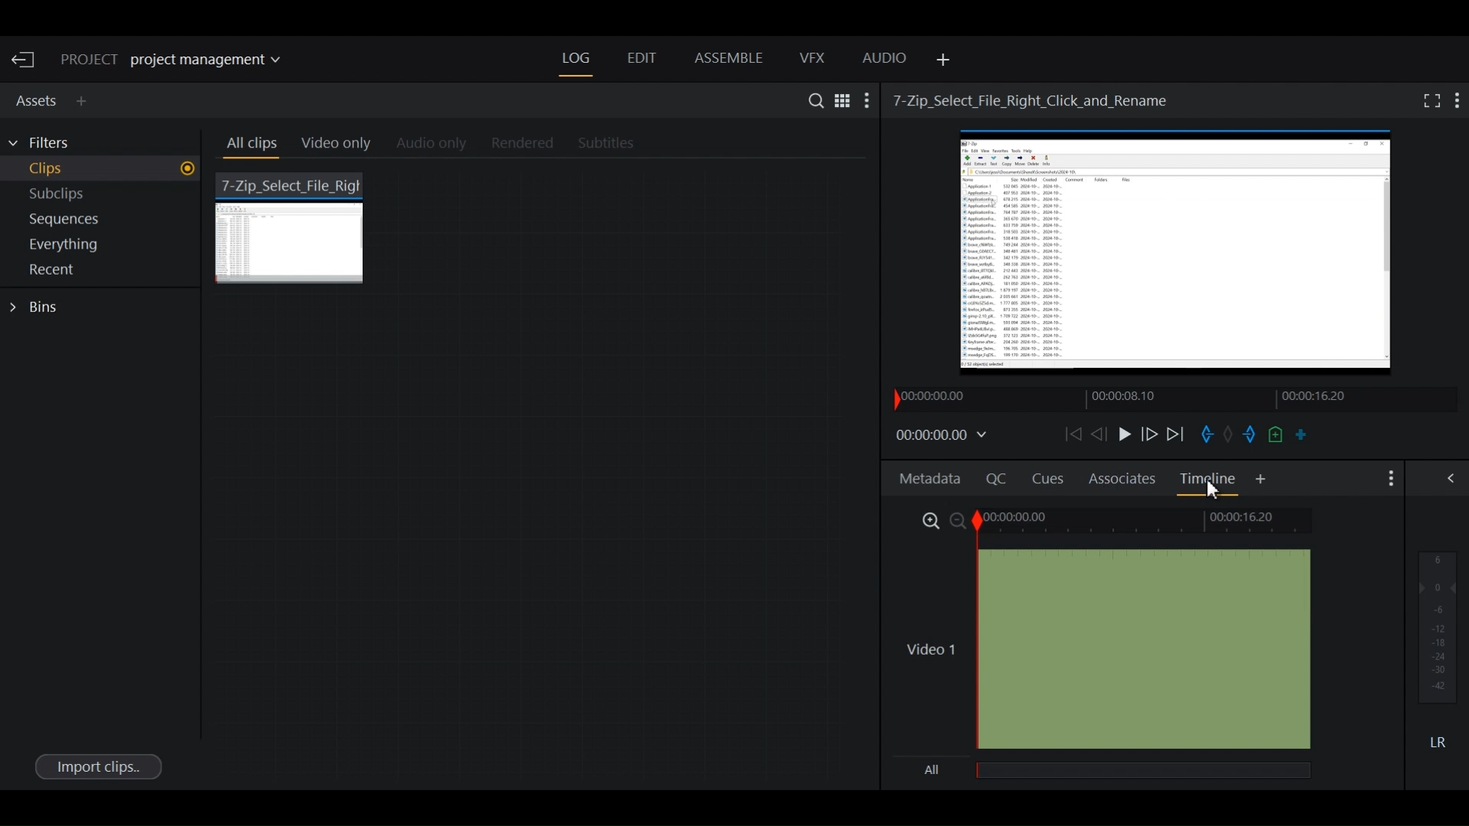  I want to click on Associates, so click(1122, 479).